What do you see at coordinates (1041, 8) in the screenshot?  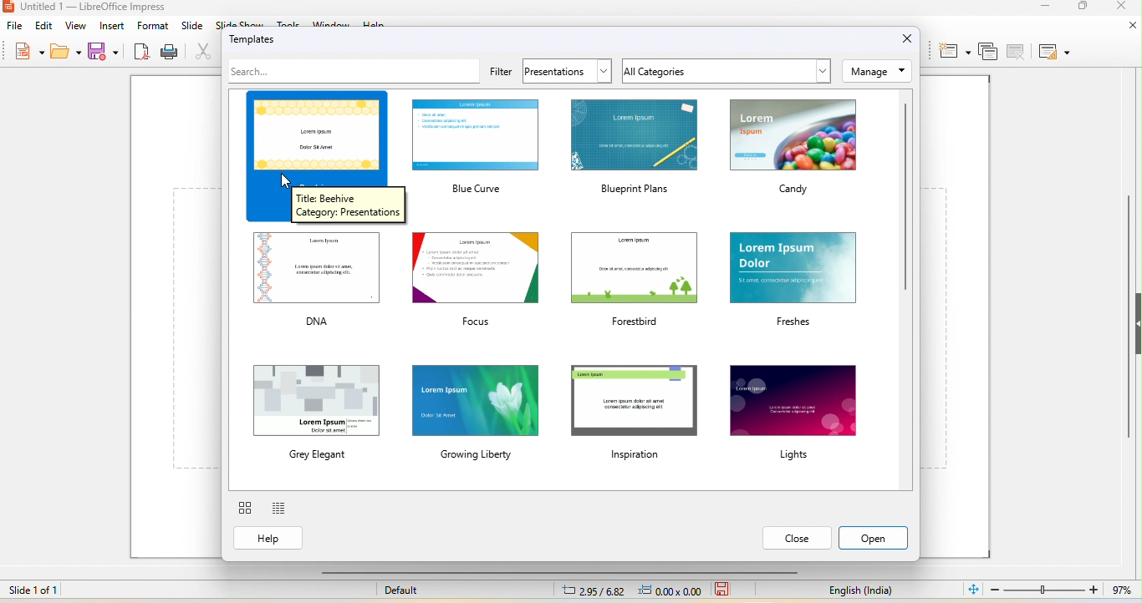 I see `minimize` at bounding box center [1041, 8].